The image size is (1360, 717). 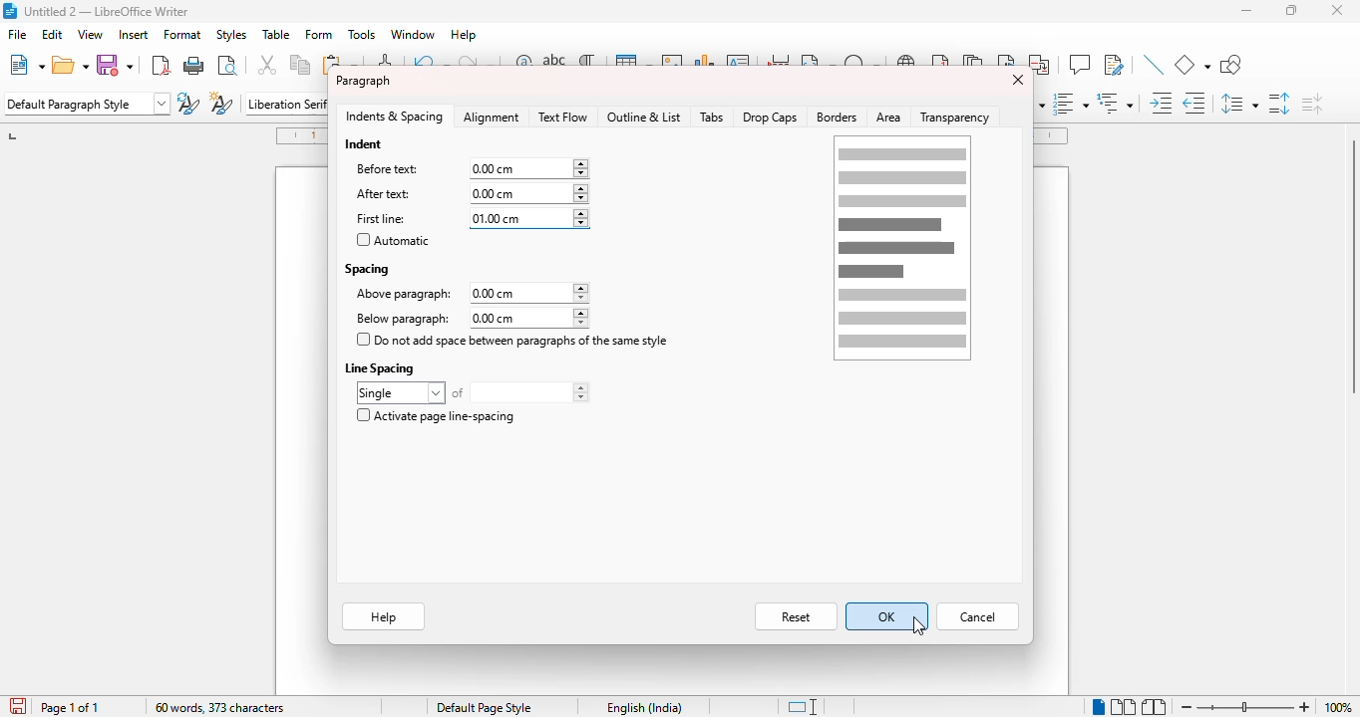 I want to click on outline & list, so click(x=644, y=117).